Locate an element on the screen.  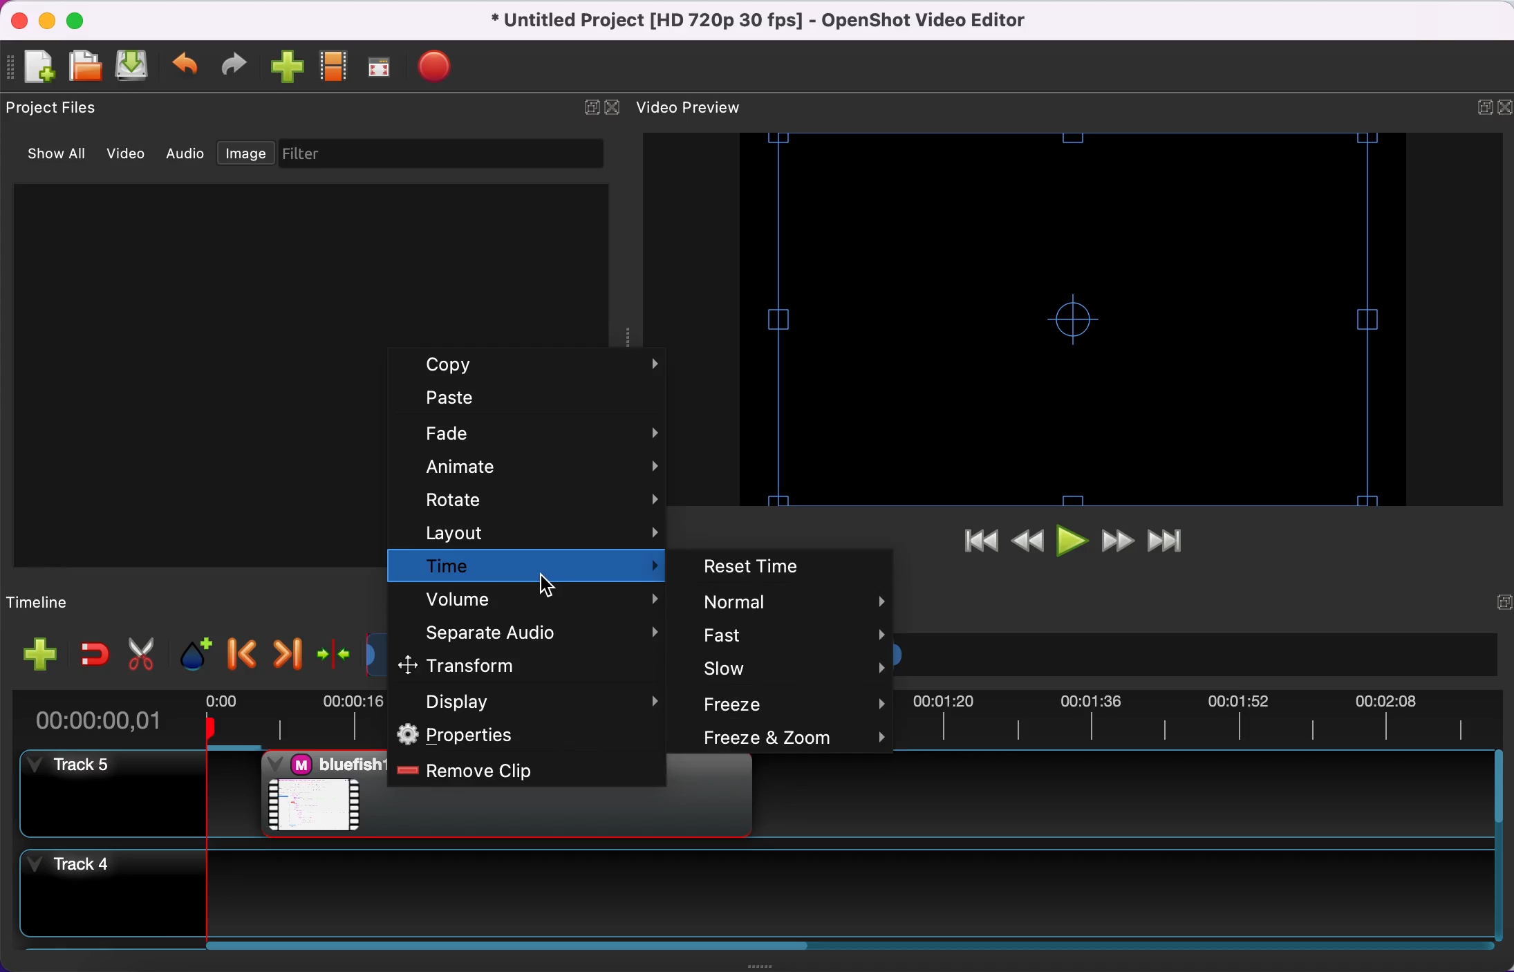
image is located at coordinates (243, 154).